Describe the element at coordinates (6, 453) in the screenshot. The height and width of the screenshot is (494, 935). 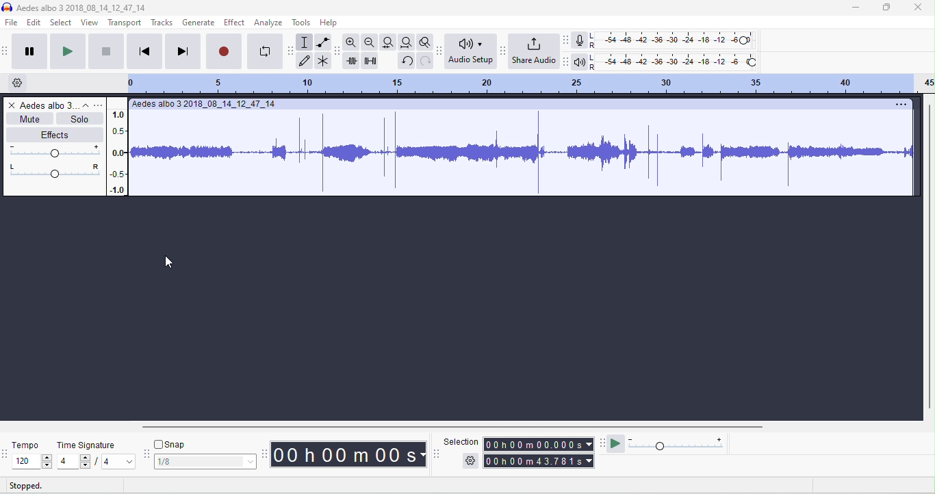
I see `tempo toolbar` at that location.